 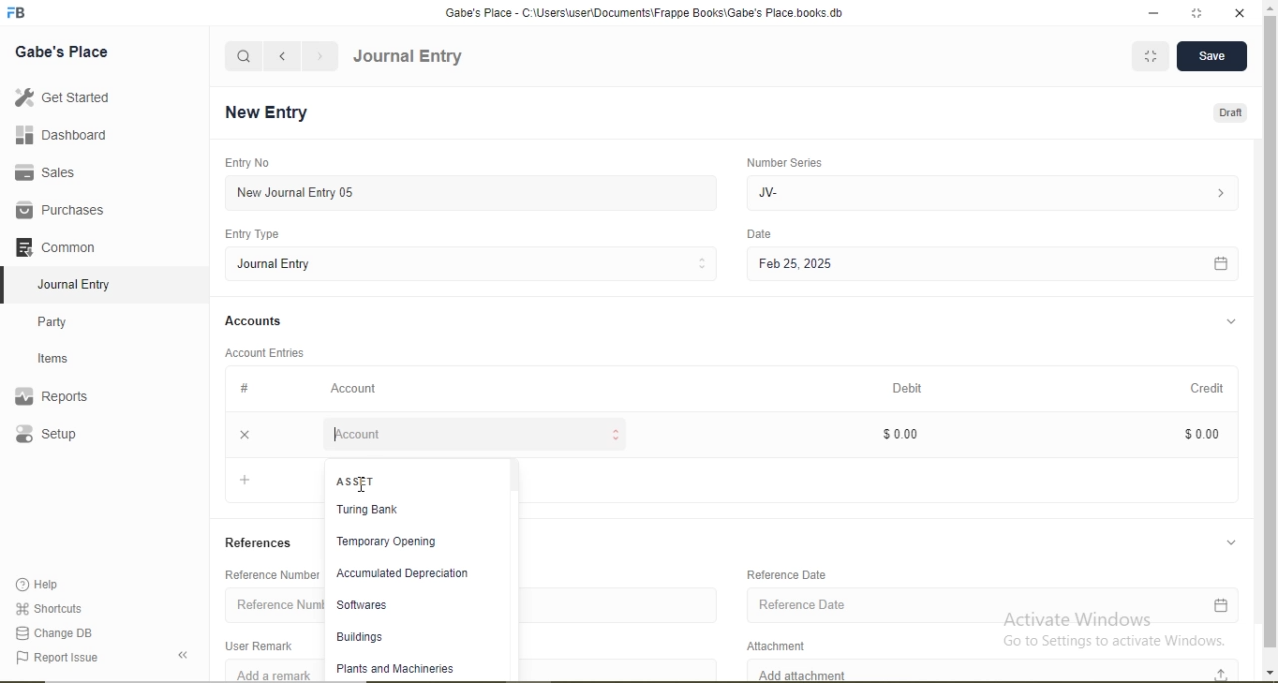 What do you see at coordinates (408, 57) in the screenshot?
I see `Journal Entry` at bounding box center [408, 57].